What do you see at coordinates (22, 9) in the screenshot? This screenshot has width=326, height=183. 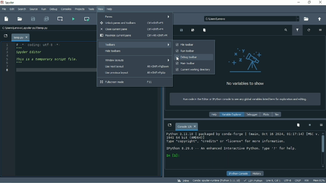 I see `Search` at bounding box center [22, 9].